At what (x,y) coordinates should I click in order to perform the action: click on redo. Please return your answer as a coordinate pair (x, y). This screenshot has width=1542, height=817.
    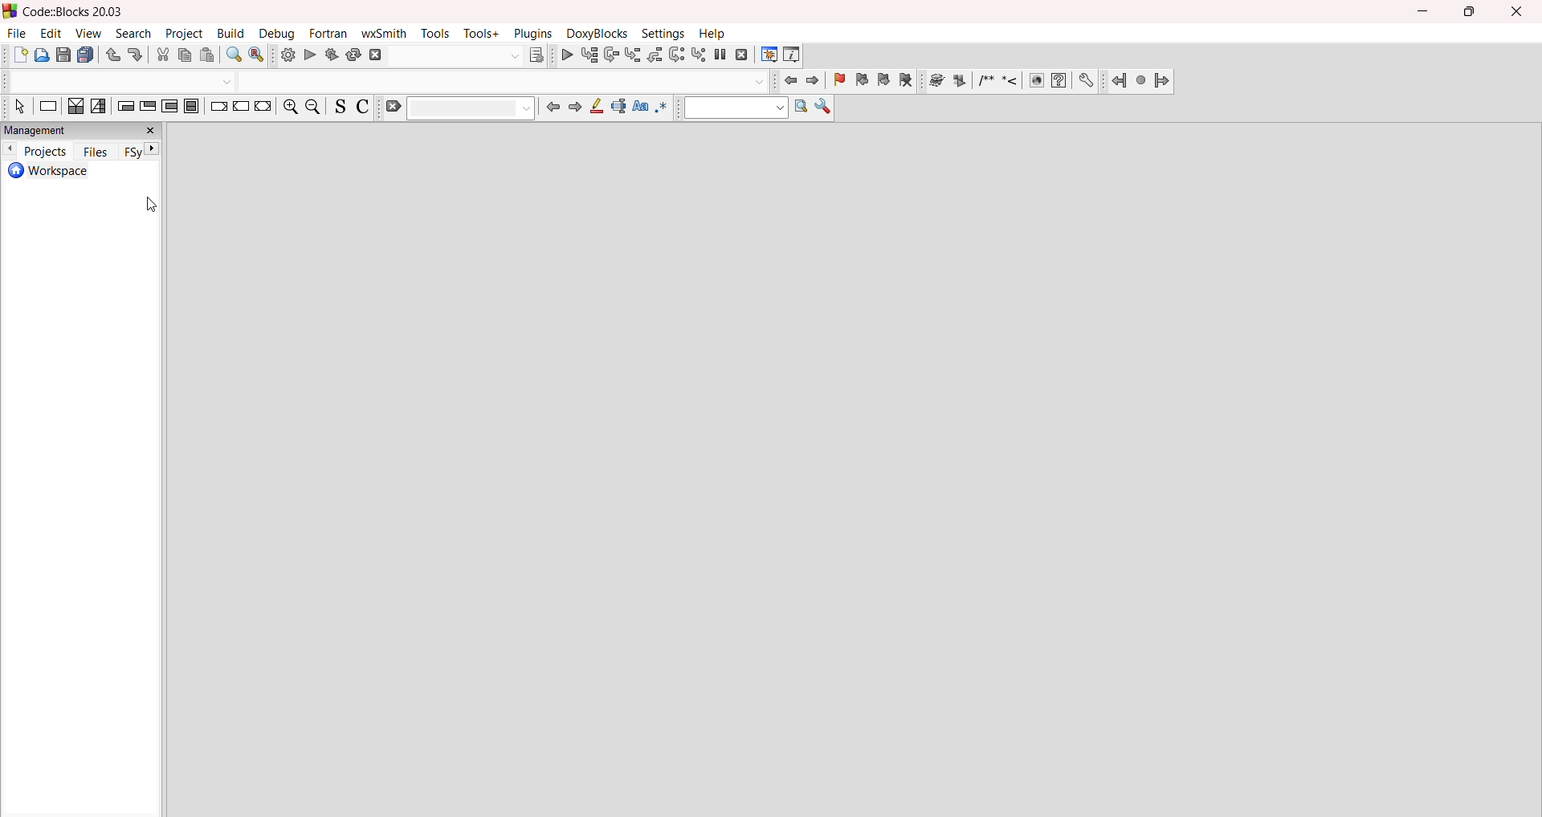
    Looking at the image, I should click on (137, 54).